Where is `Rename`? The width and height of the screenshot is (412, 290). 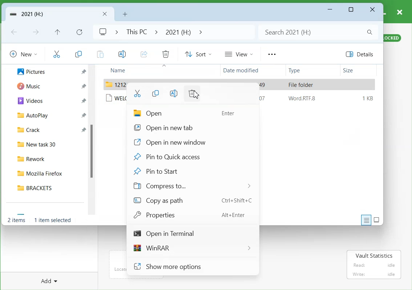
Rename is located at coordinates (121, 54).